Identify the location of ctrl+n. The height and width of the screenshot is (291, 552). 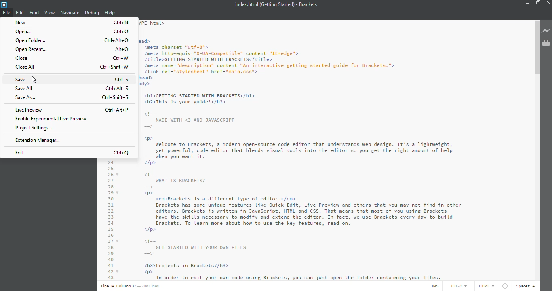
(122, 22).